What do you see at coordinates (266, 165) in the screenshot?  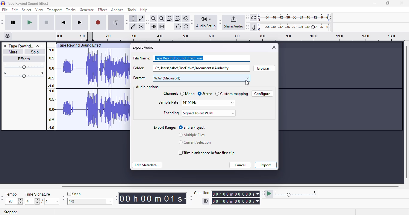 I see `export` at bounding box center [266, 165].